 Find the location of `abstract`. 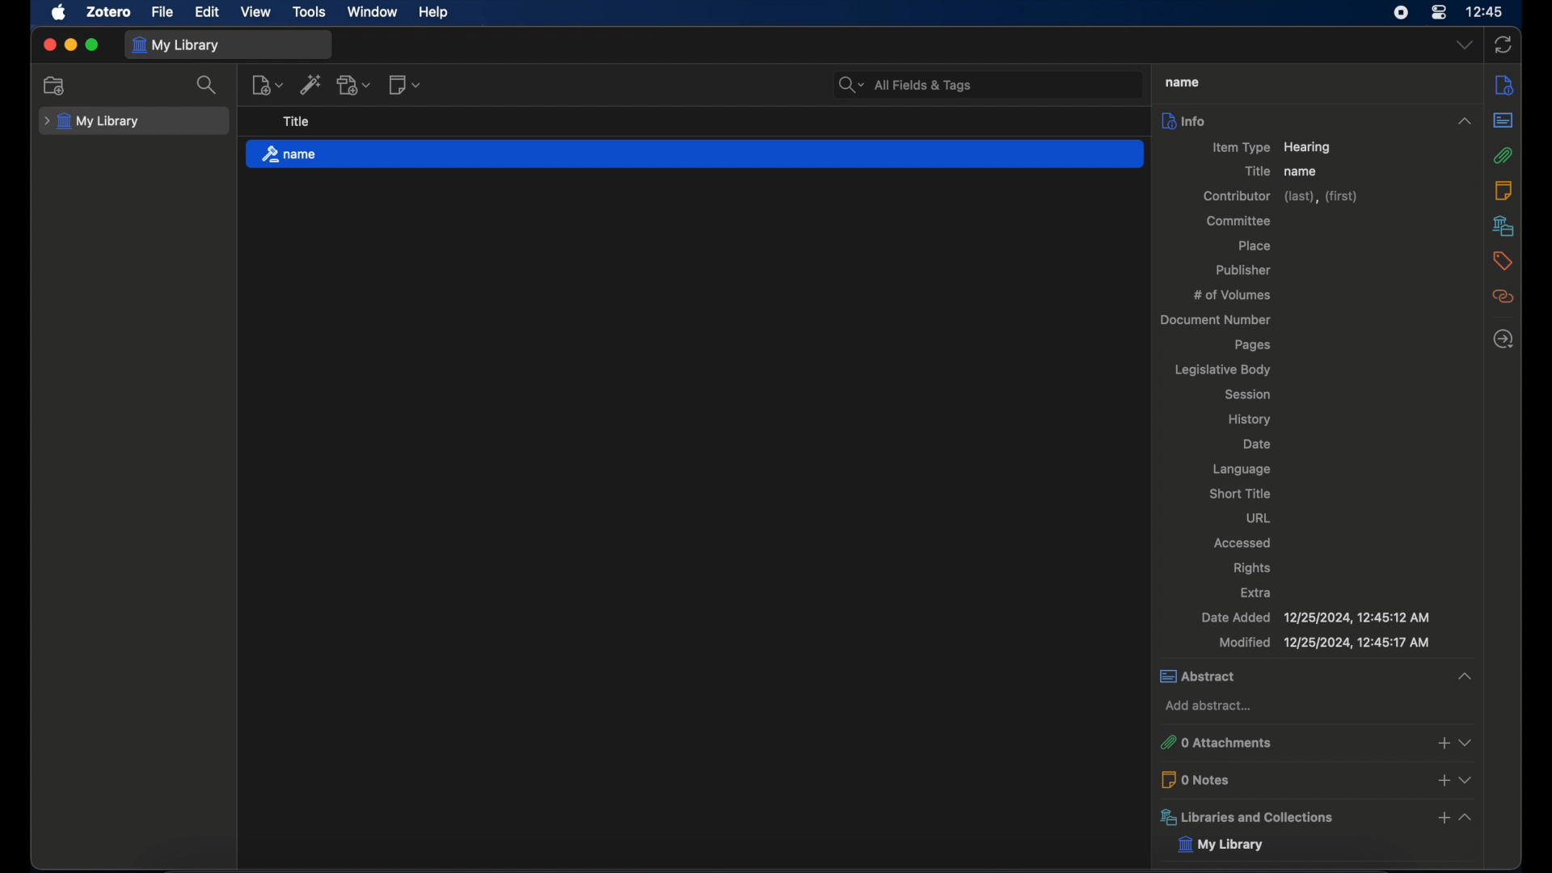

abstract is located at coordinates (1314, 676).